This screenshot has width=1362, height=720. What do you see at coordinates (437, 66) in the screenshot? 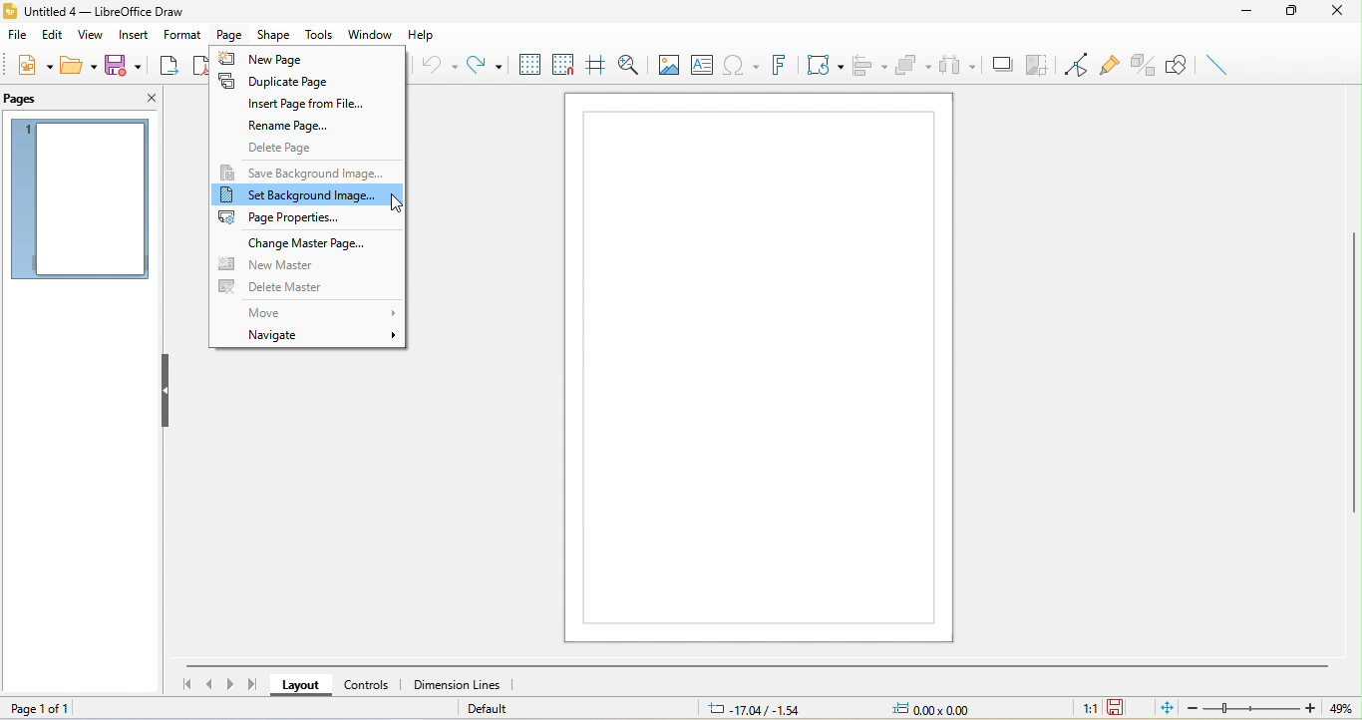
I see `undo` at bounding box center [437, 66].